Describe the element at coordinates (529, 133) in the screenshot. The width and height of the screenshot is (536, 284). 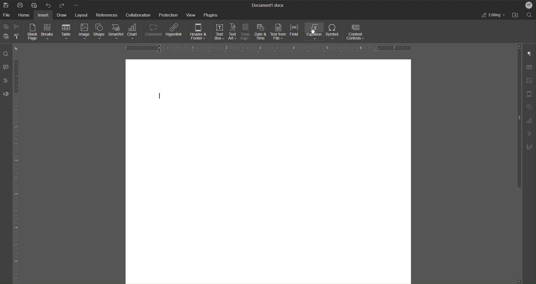
I see `Text Art` at that location.